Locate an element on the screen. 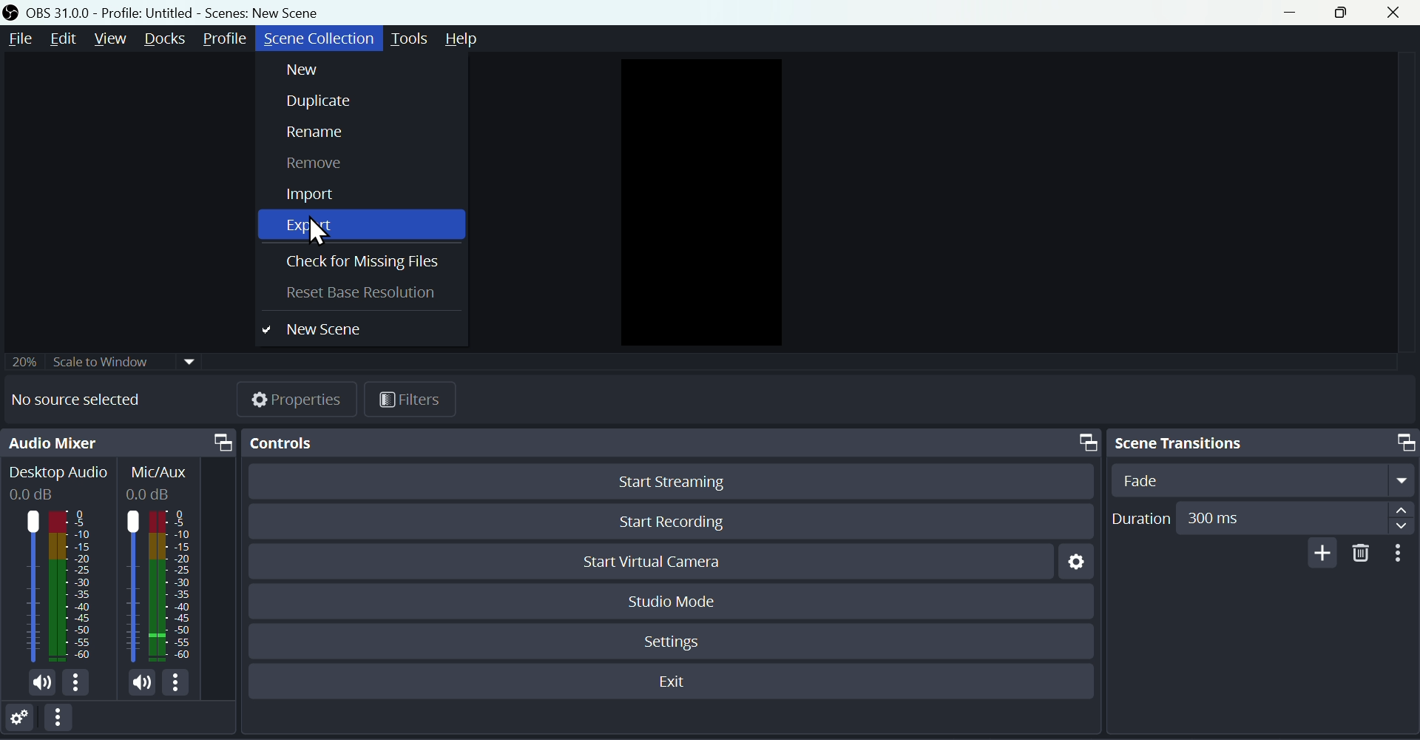 The width and height of the screenshot is (1420, 740). volume is located at coordinates (133, 682).